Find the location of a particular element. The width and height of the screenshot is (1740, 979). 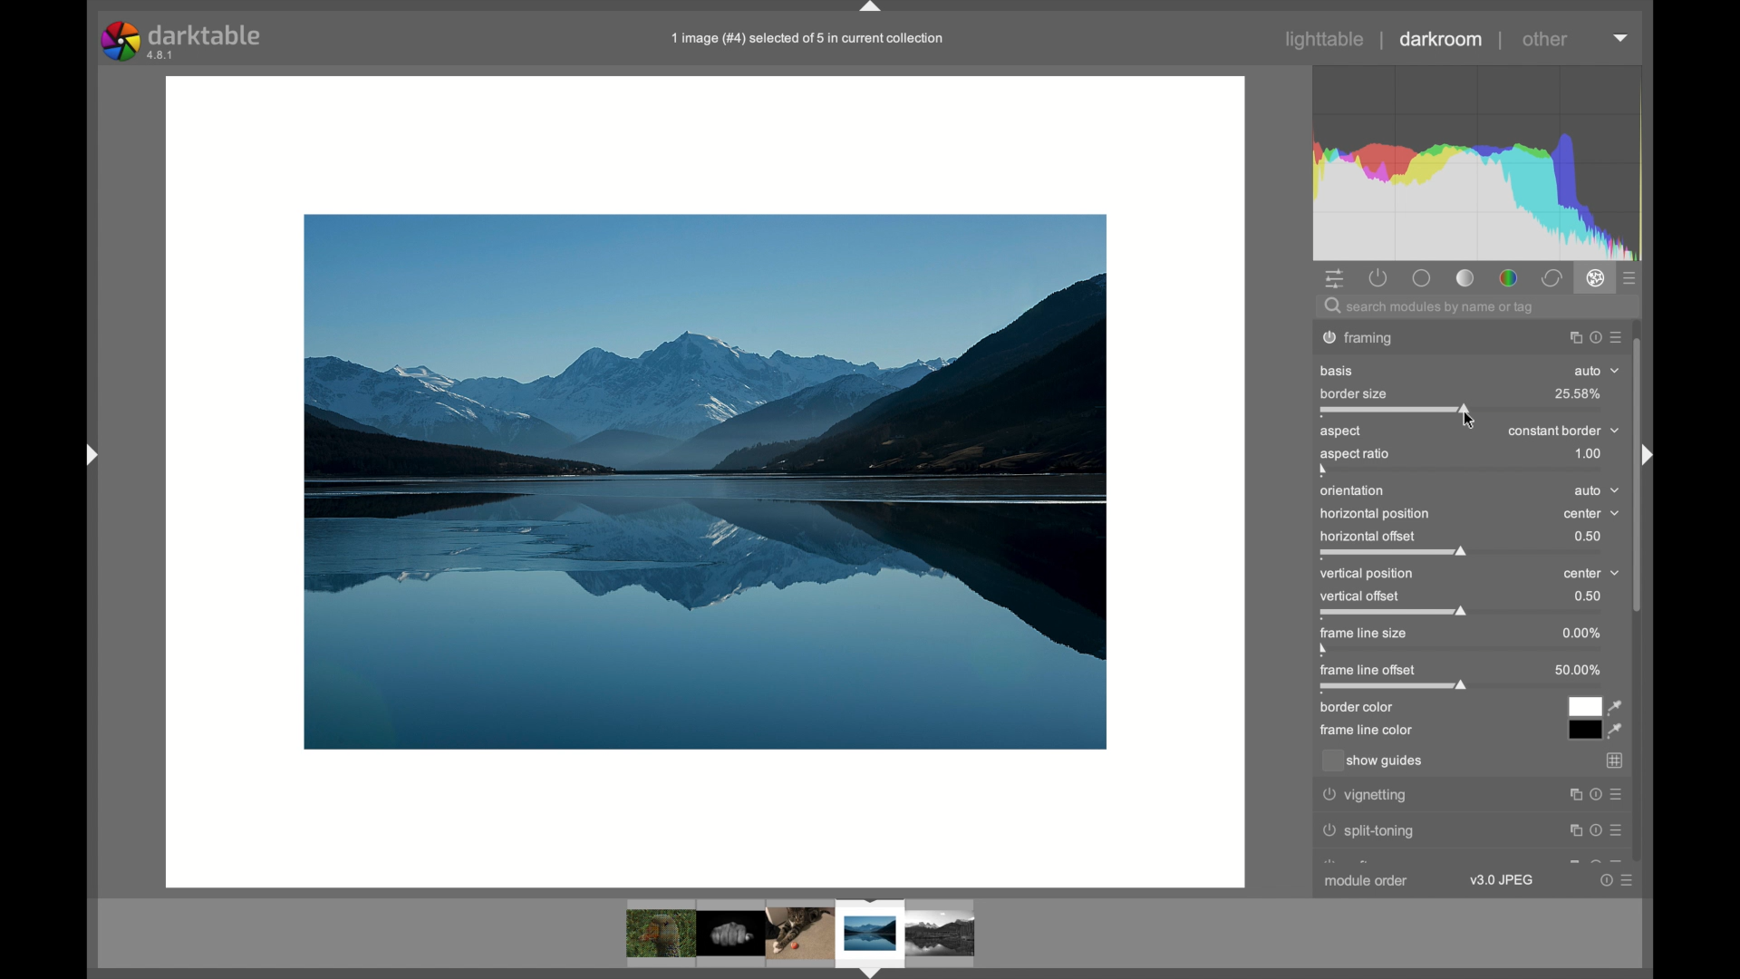

histogram is located at coordinates (1478, 161).